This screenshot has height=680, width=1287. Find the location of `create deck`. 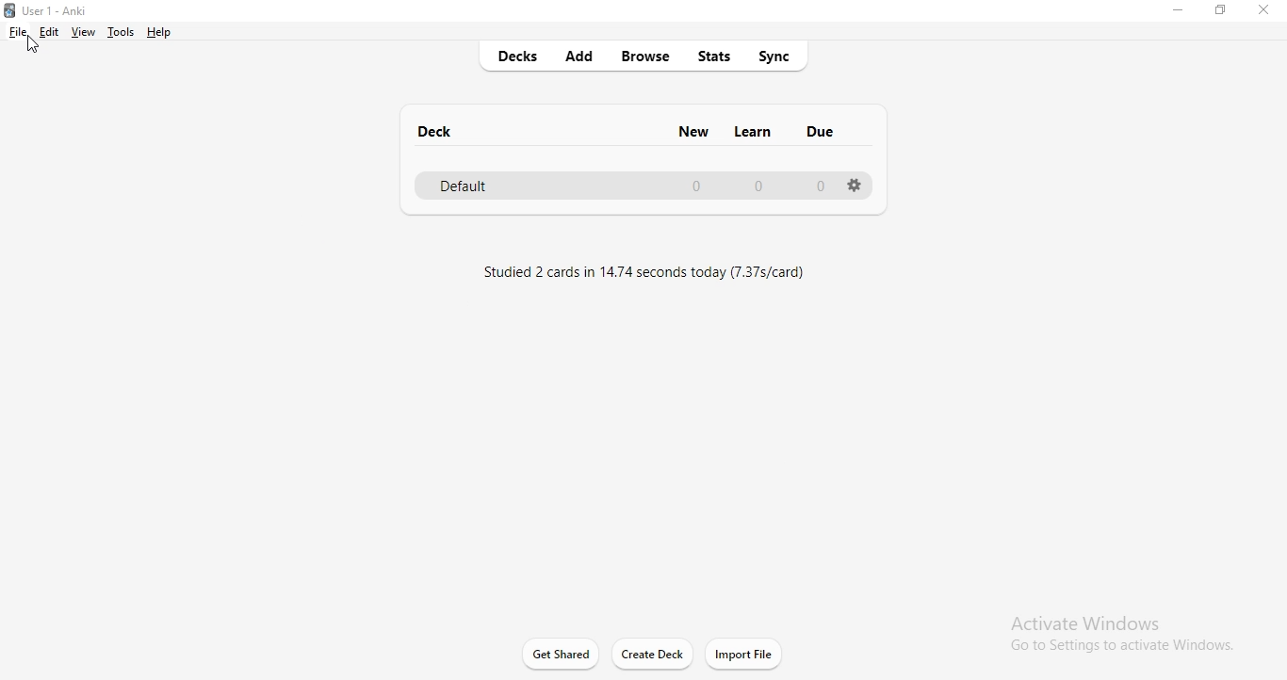

create deck is located at coordinates (654, 654).